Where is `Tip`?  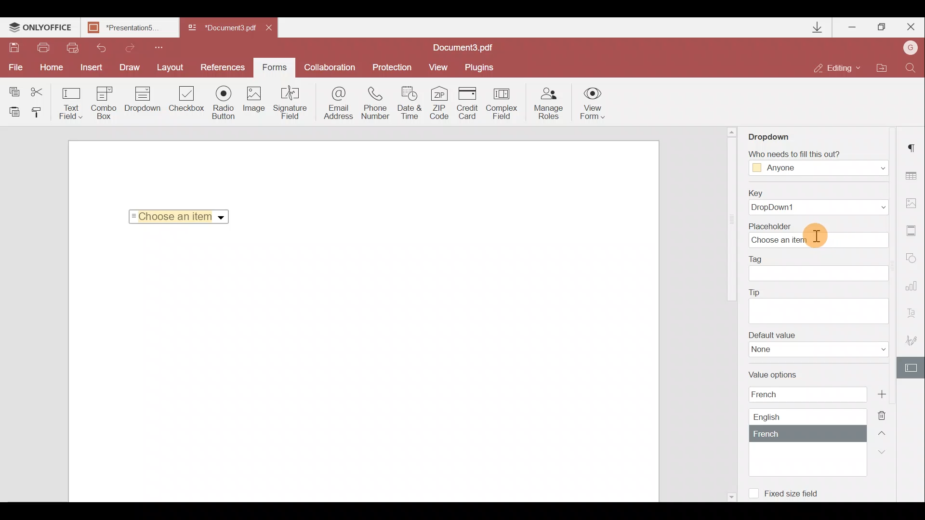
Tip is located at coordinates (818, 305).